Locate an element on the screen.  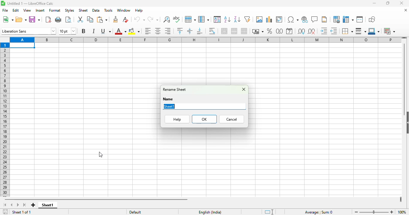
name is located at coordinates (168, 99).